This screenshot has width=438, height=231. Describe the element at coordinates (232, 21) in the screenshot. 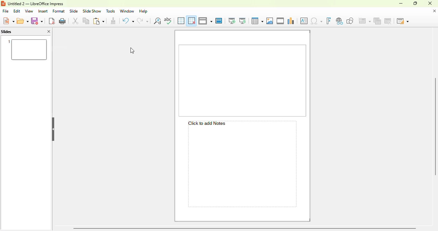

I see `start from first slide` at that location.